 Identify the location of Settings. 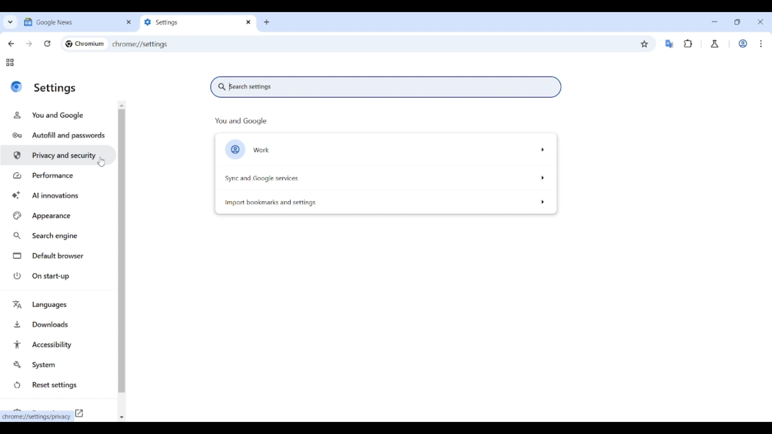
(55, 88).